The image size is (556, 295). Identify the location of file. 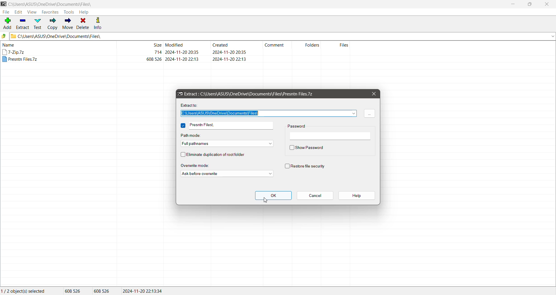
(14, 52).